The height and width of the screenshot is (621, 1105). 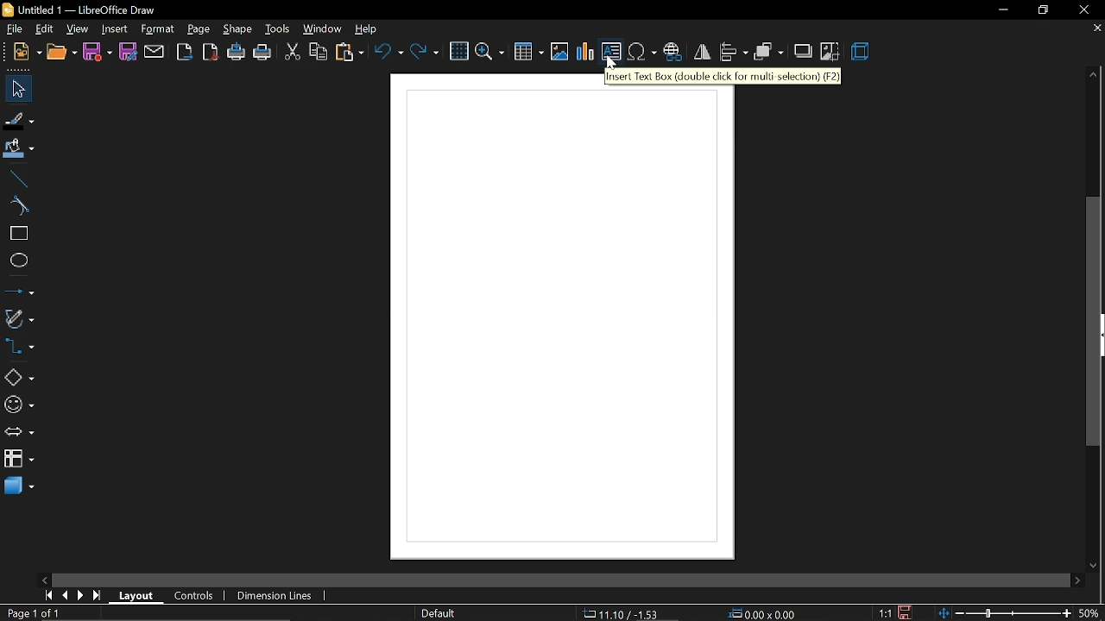 I want to click on co-ordinate, so click(x=622, y=613).